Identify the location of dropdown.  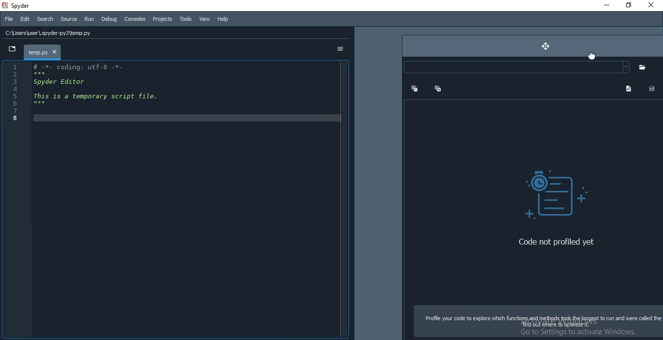
(11, 50).